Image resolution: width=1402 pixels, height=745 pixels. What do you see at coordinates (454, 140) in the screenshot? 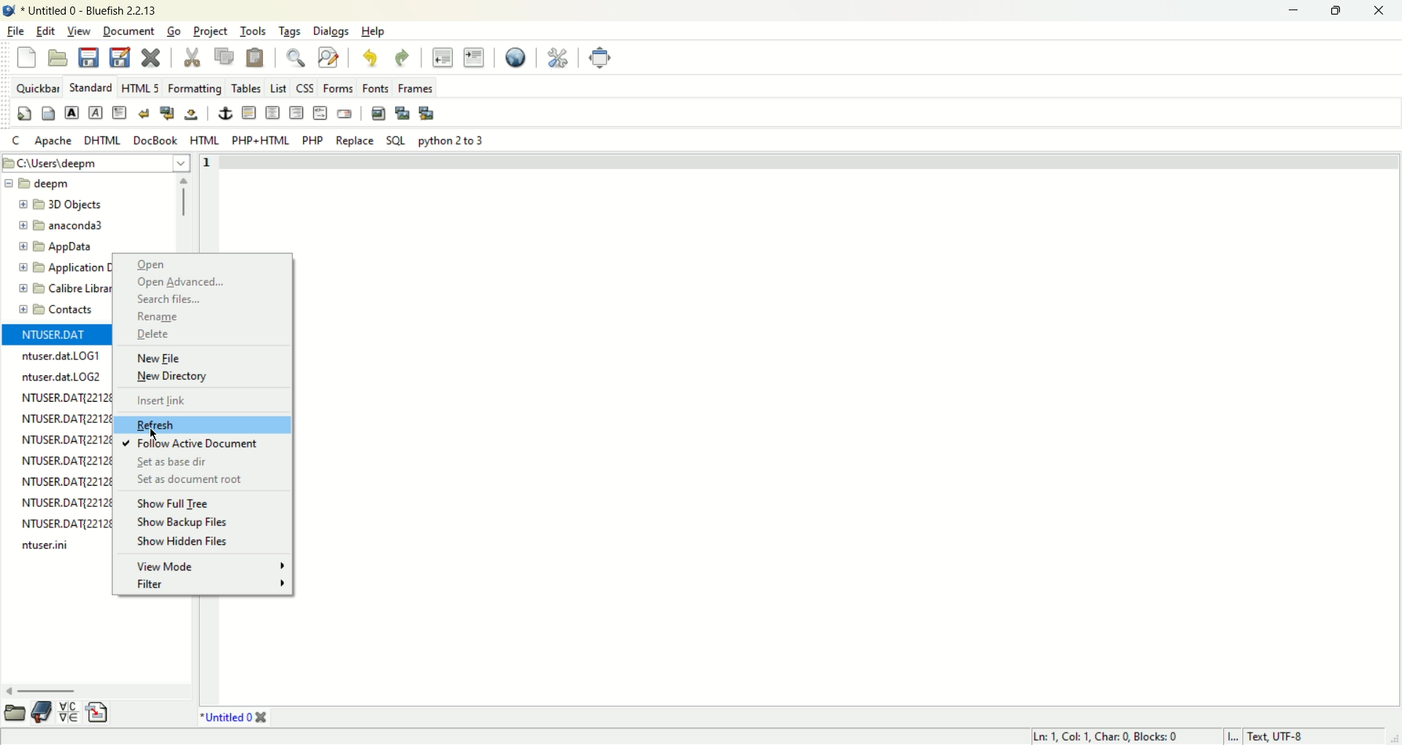
I see `Python 2 to 3` at bounding box center [454, 140].